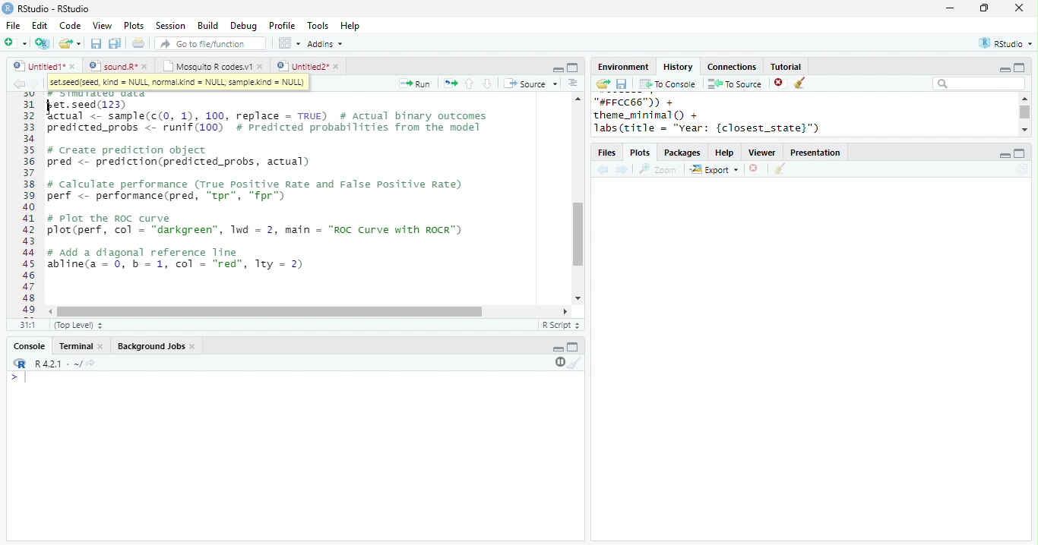  What do you see at coordinates (27, 324) in the screenshot?
I see `31:1` at bounding box center [27, 324].